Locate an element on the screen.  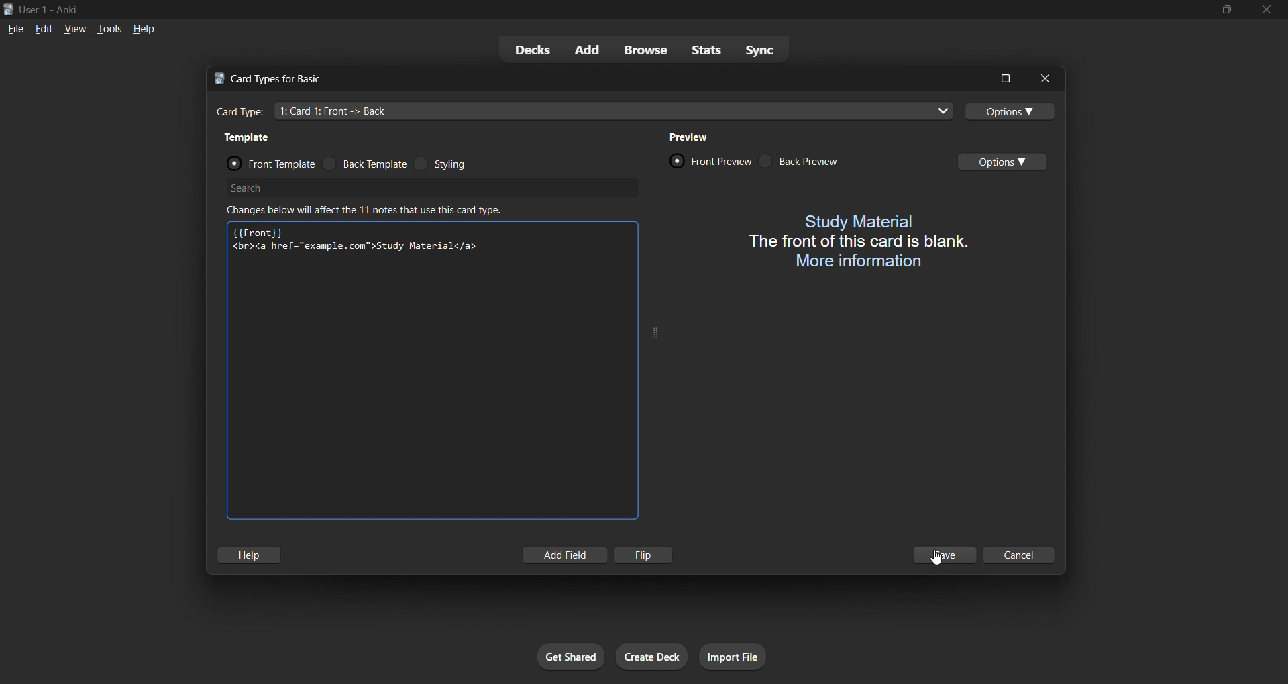
decks is located at coordinates (533, 51).